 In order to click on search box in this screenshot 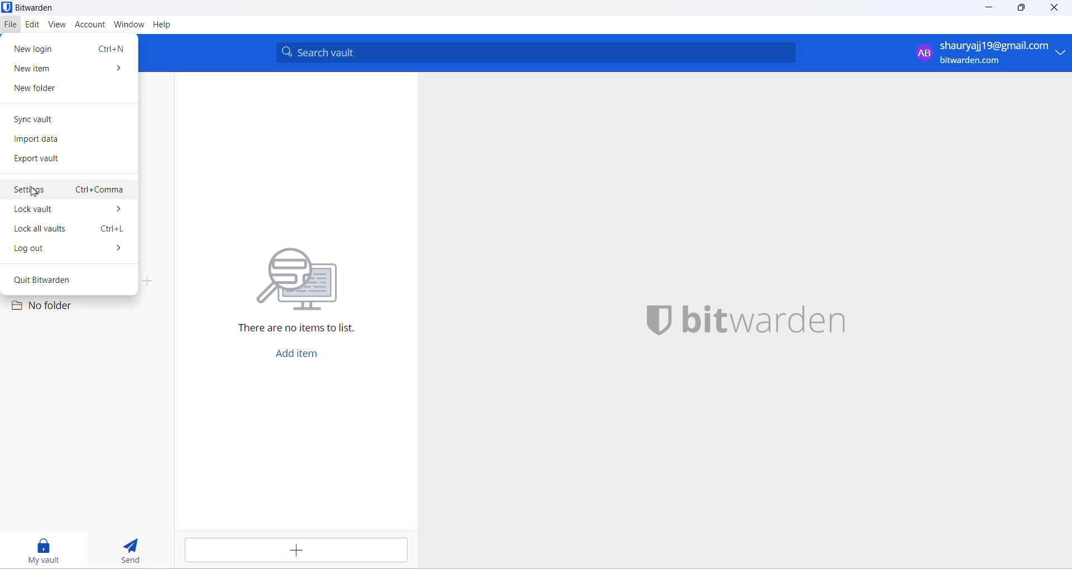, I will do `click(541, 52)`.